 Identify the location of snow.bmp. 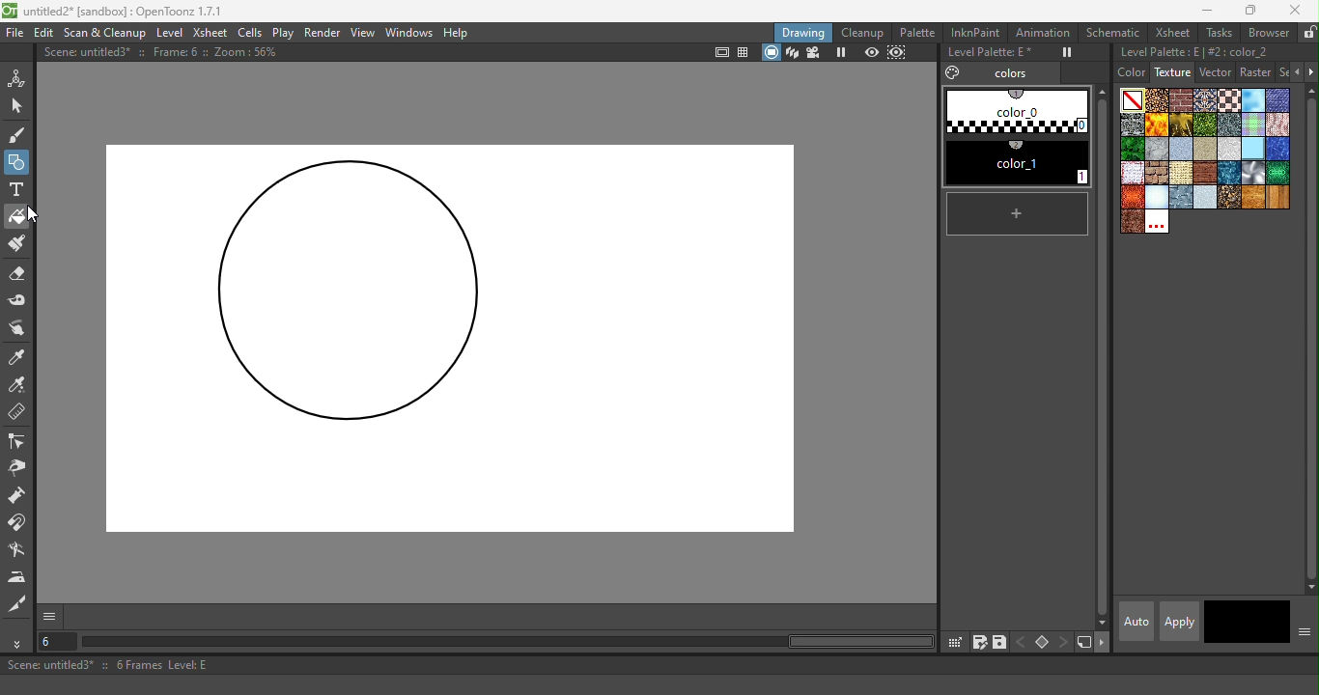
(1158, 197).